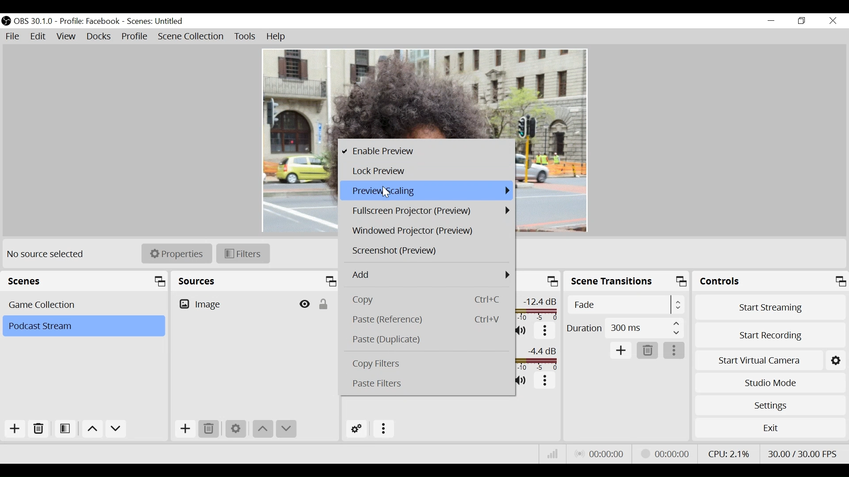 This screenshot has height=477, width=849. What do you see at coordinates (136, 37) in the screenshot?
I see `Profile` at bounding box center [136, 37].